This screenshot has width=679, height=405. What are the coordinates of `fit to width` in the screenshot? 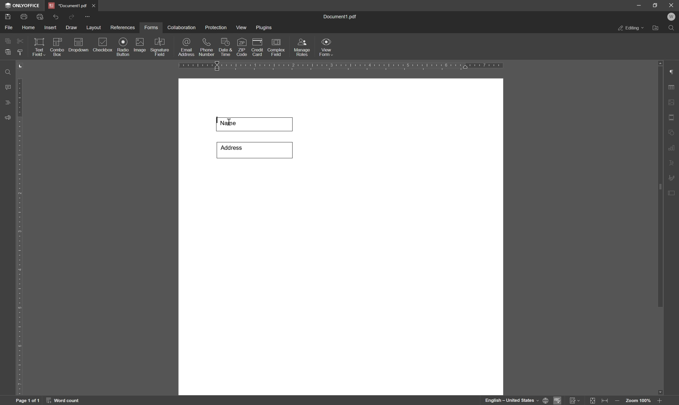 It's located at (606, 401).